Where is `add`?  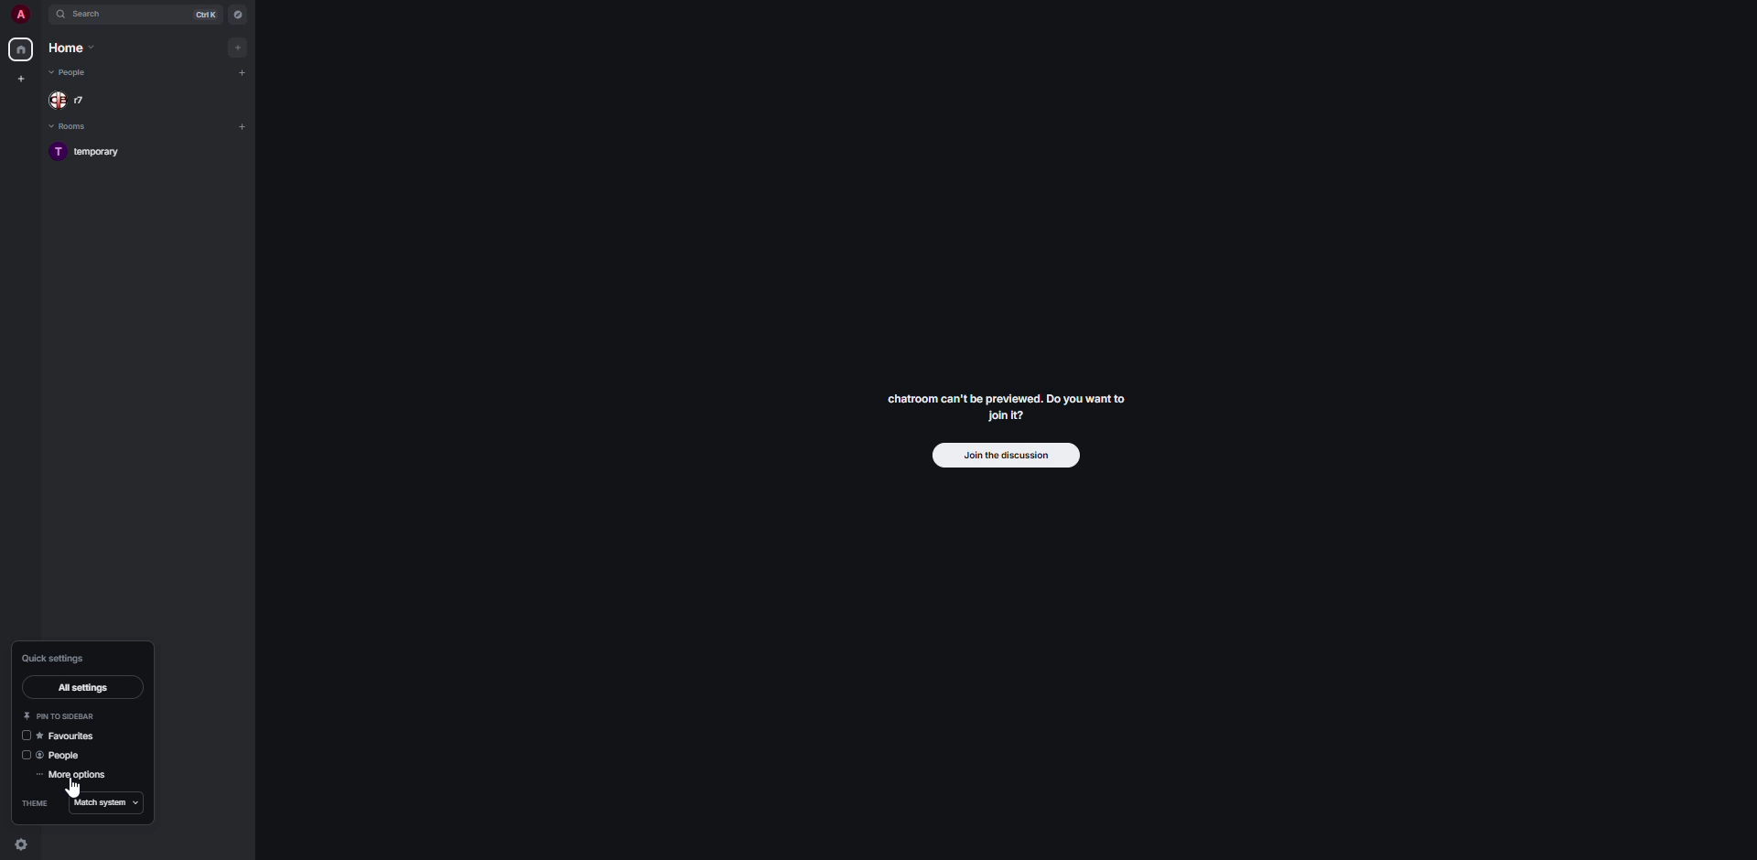
add is located at coordinates (244, 73).